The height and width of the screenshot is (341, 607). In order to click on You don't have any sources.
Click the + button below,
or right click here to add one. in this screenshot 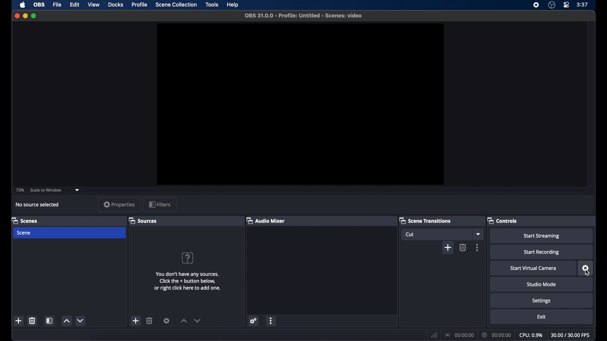, I will do `click(188, 284)`.